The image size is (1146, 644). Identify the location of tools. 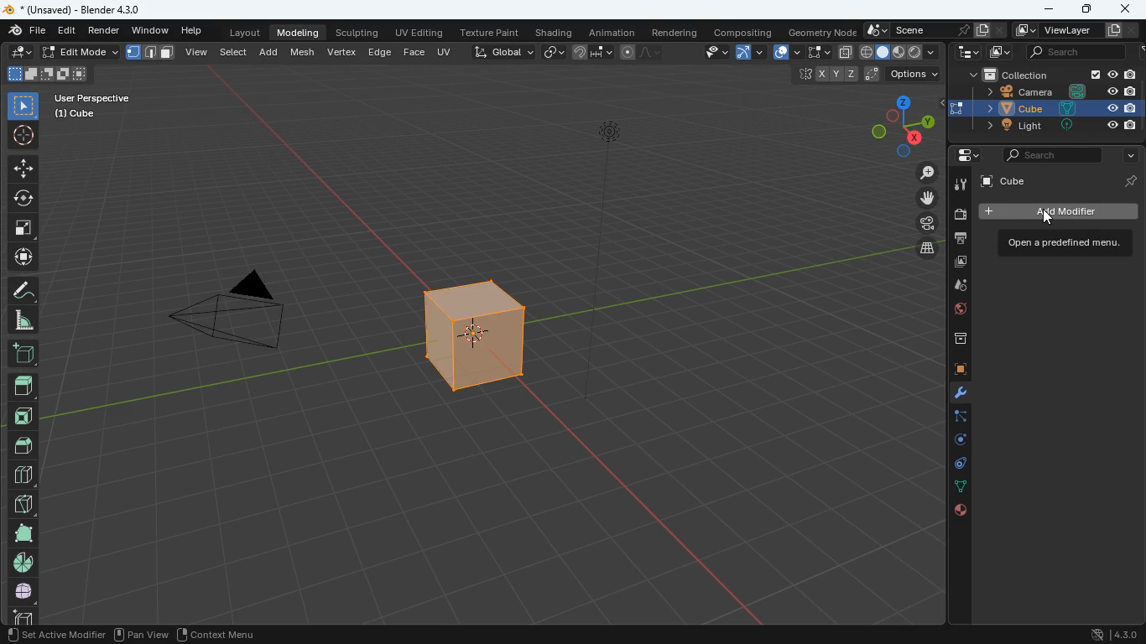
(958, 184).